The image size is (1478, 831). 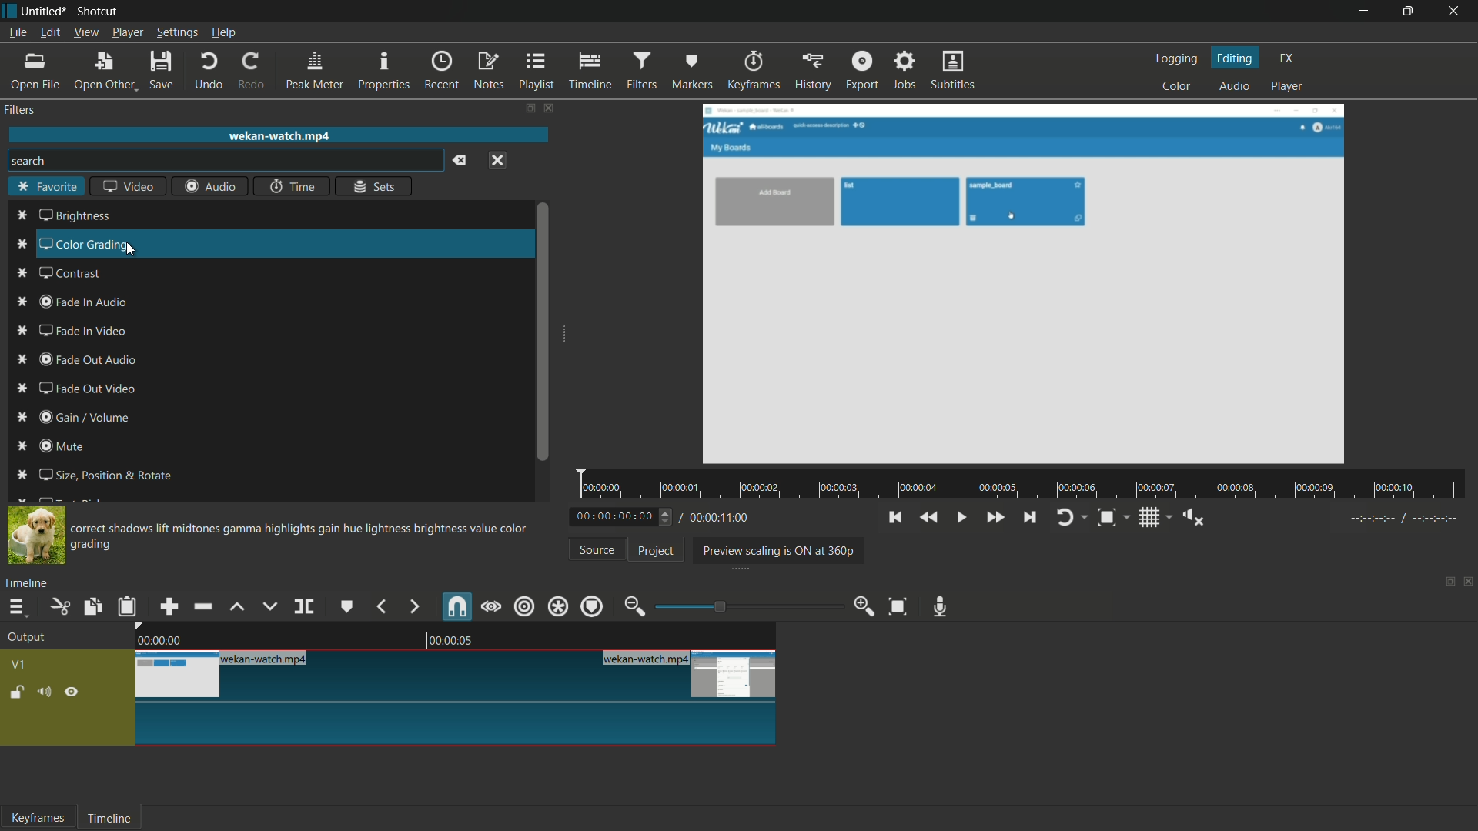 I want to click on zoom out, so click(x=634, y=606).